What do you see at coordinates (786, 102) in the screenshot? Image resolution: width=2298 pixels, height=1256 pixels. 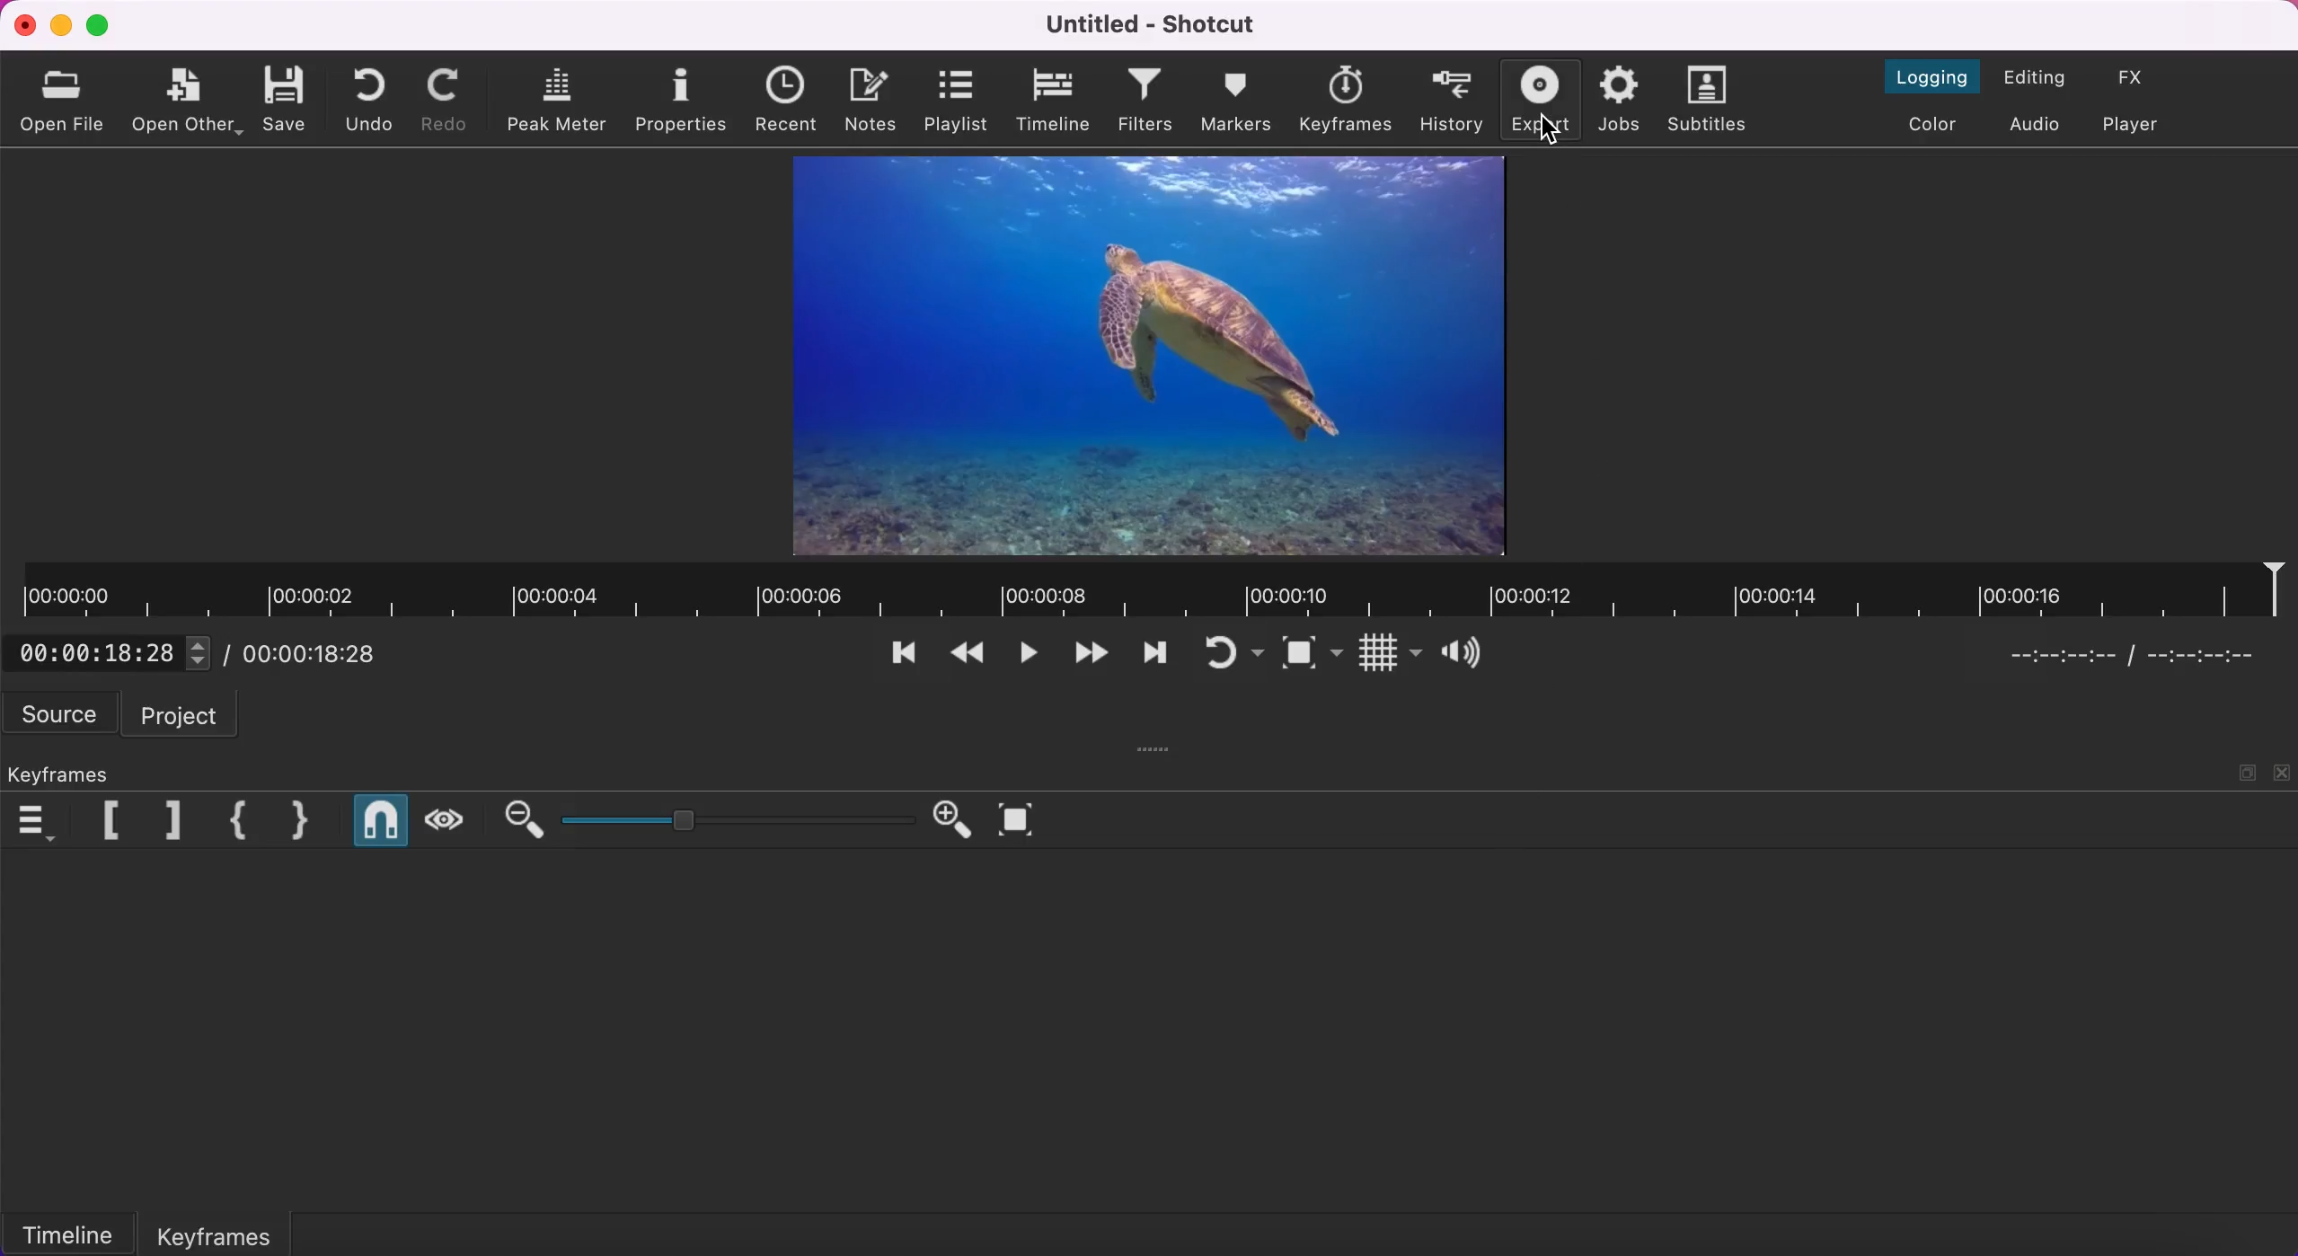 I see `recent` at bounding box center [786, 102].